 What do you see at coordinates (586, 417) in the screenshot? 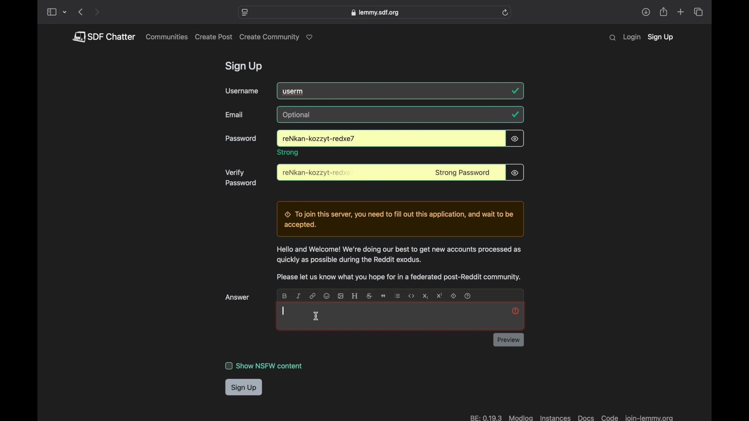
I see `docs` at bounding box center [586, 417].